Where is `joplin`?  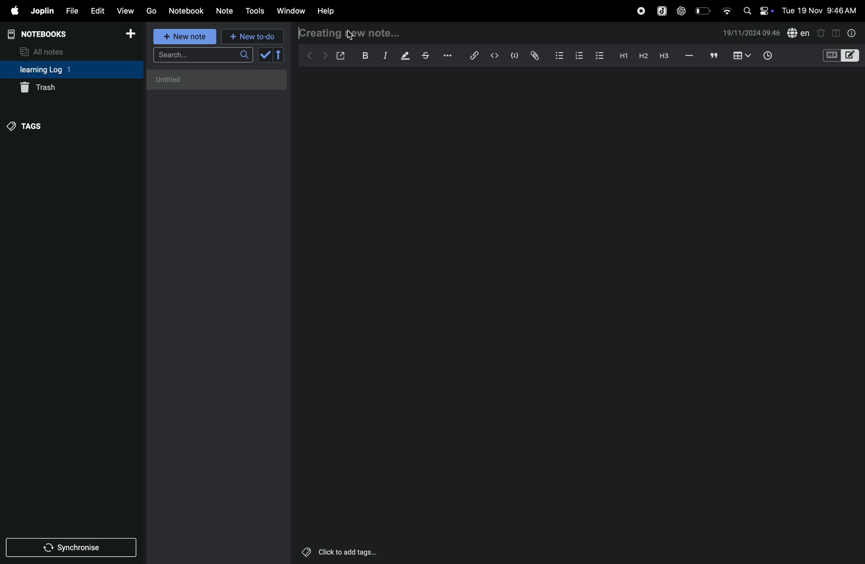
joplin is located at coordinates (41, 11).